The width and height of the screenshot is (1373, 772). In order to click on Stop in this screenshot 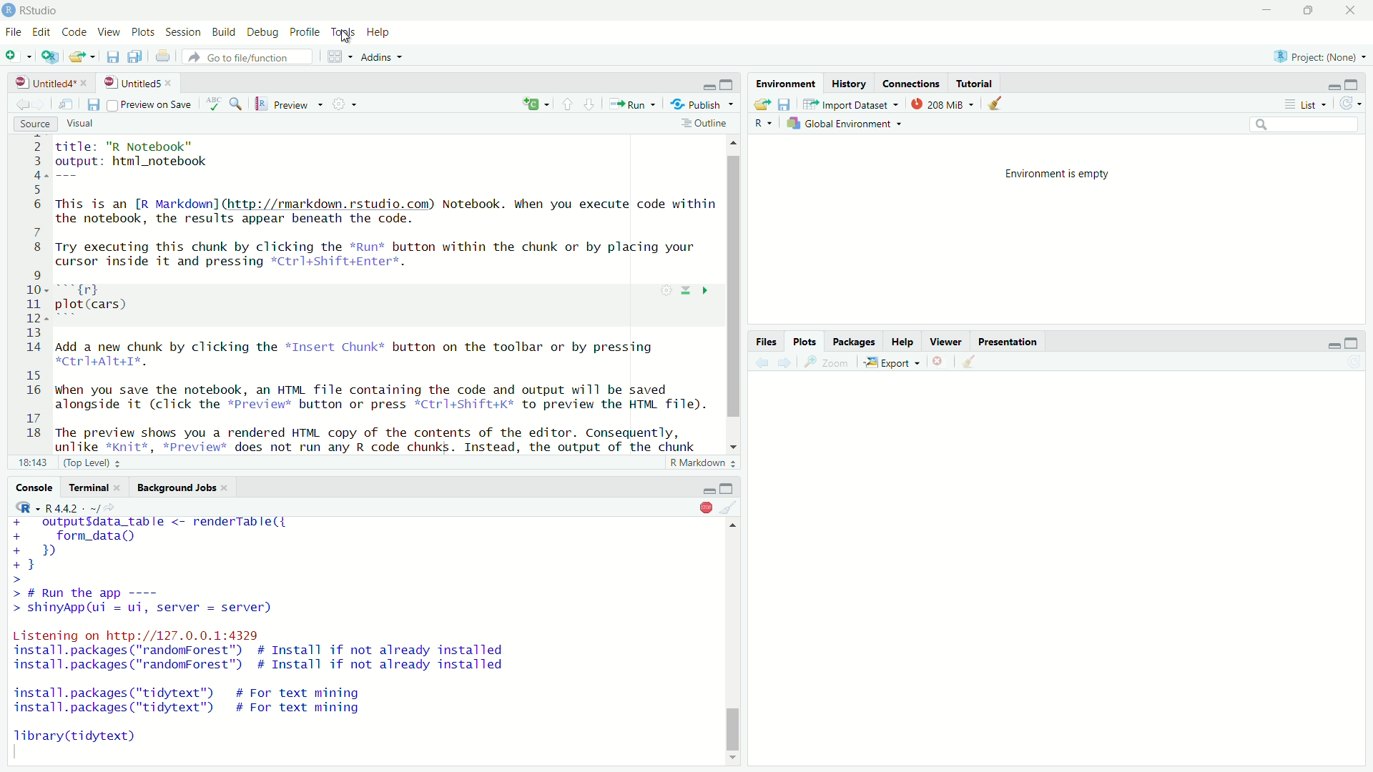, I will do `click(705, 508)`.